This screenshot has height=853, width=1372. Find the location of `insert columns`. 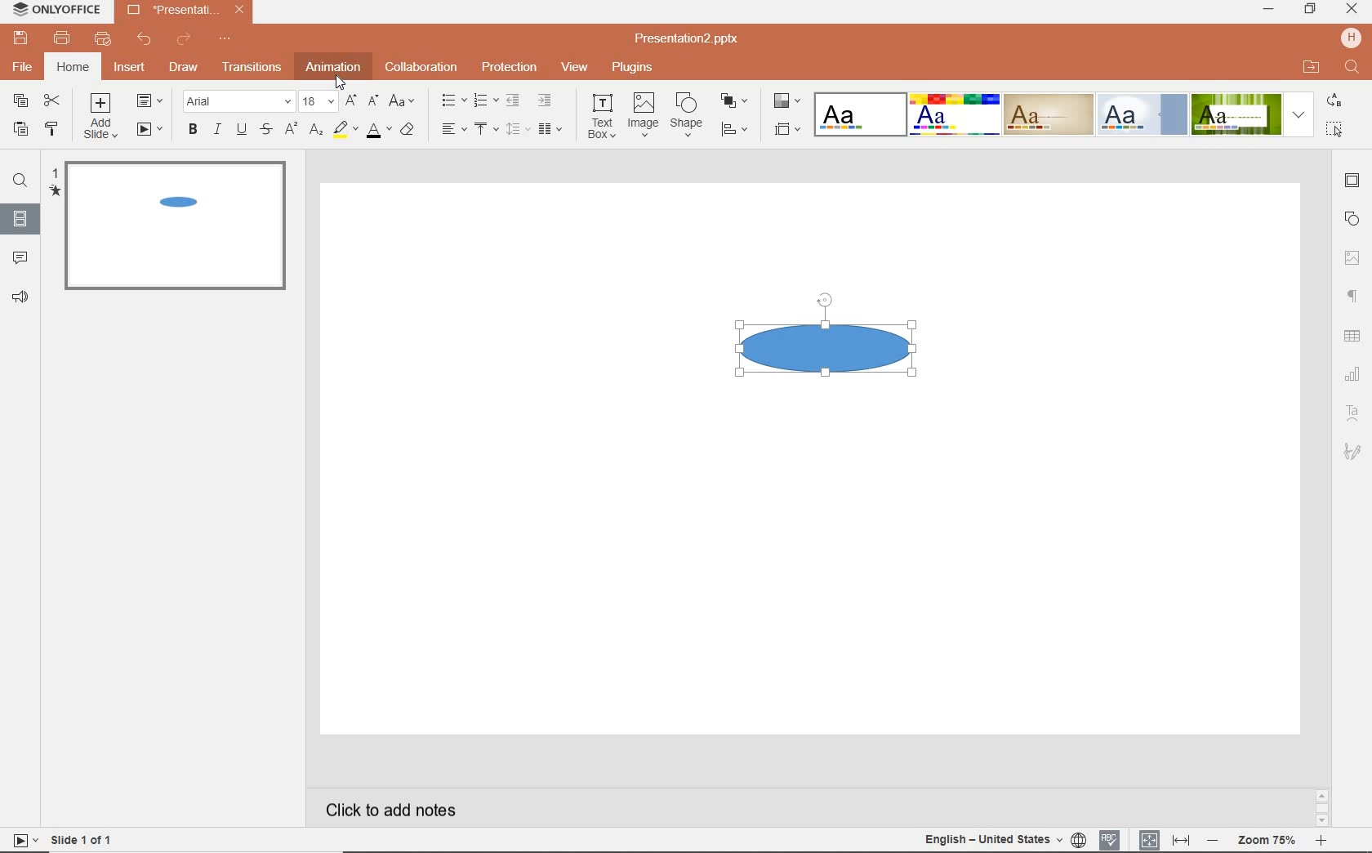

insert columns is located at coordinates (552, 131).